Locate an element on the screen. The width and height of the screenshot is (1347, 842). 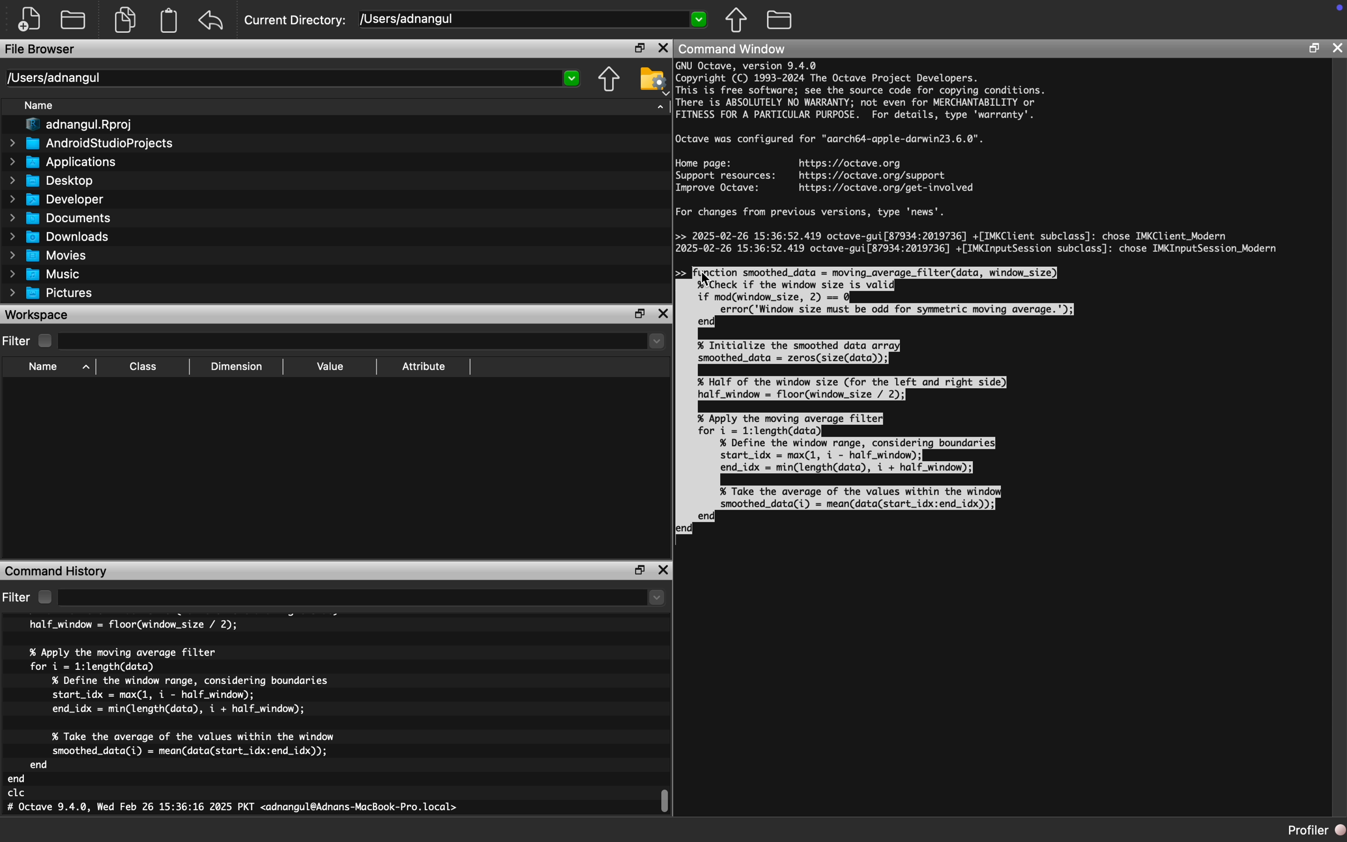
New File is located at coordinates (30, 19).